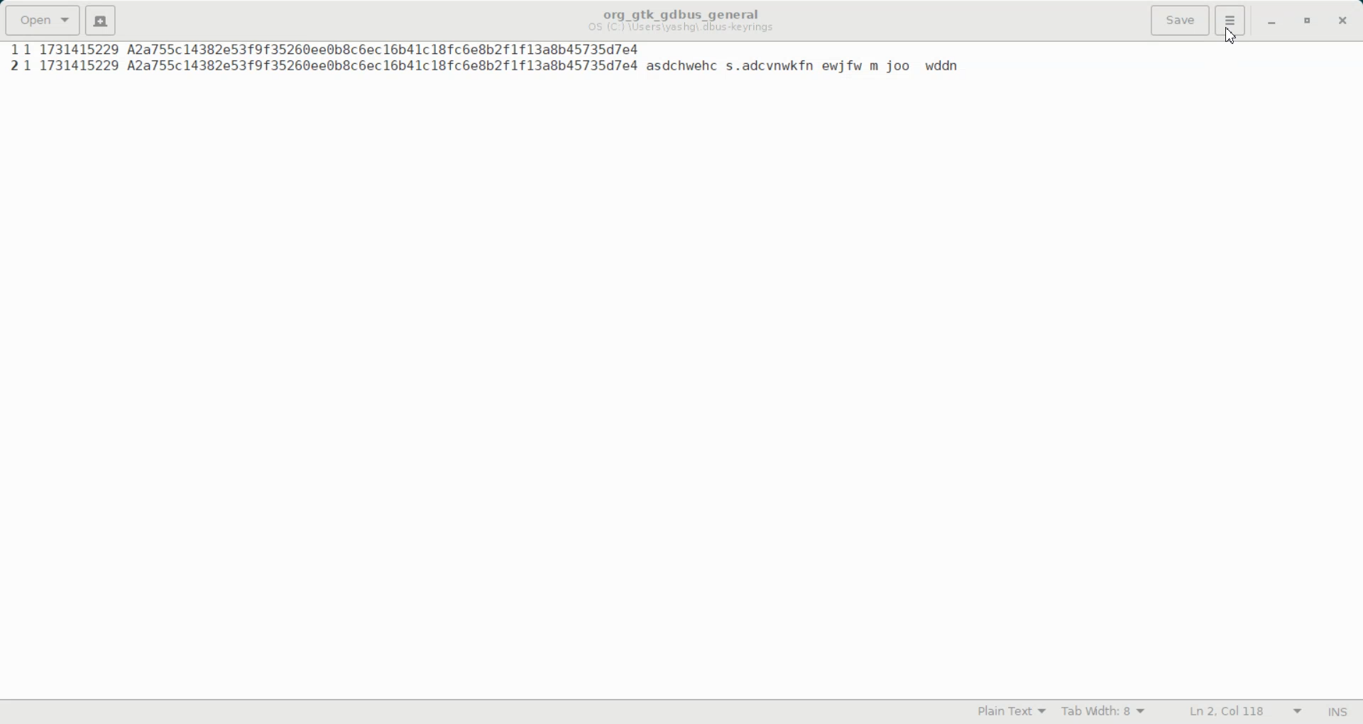  I want to click on Ln 2, Col 118, so click(1245, 711).